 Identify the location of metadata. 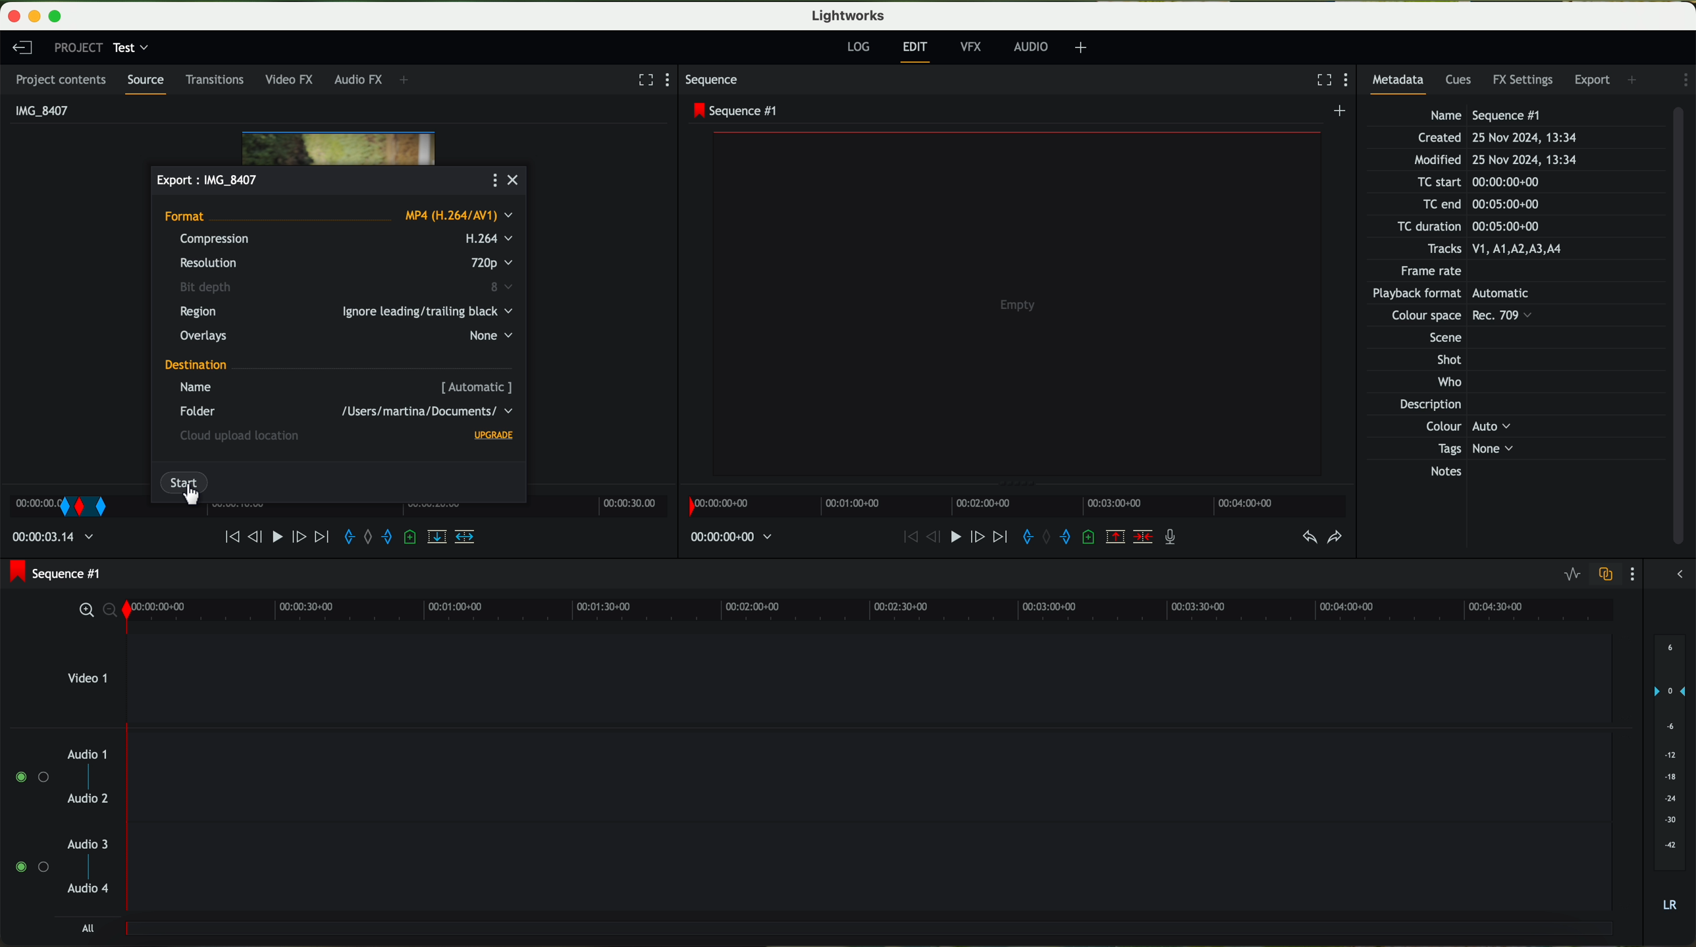
(1403, 83).